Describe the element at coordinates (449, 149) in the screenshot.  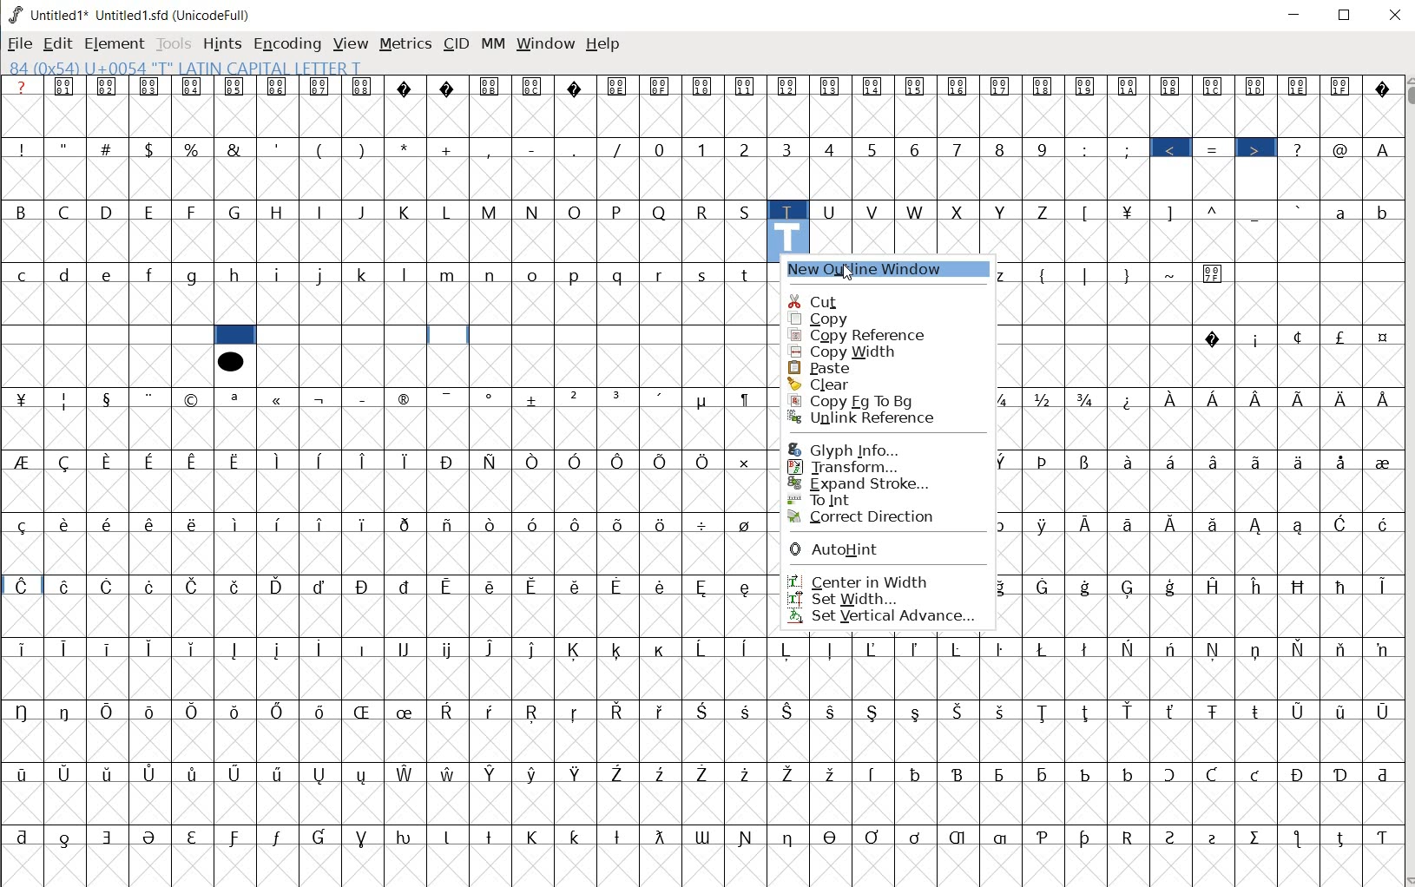
I see `+` at that location.